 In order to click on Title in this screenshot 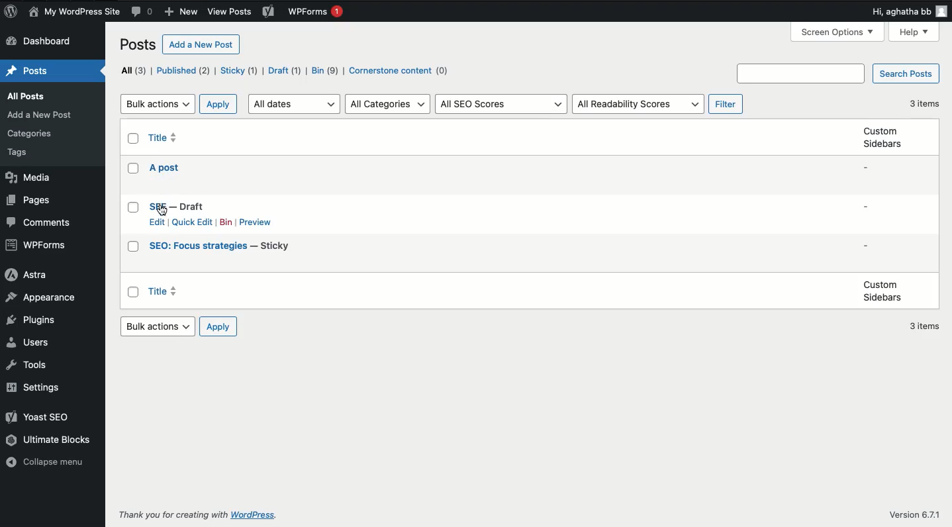, I will do `click(167, 138)`.